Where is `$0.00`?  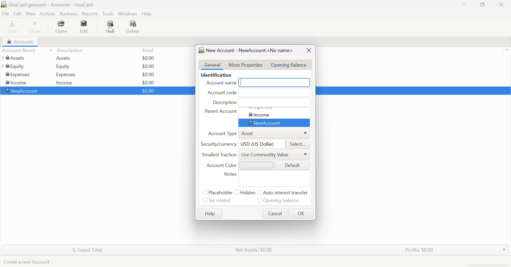 $0.00 is located at coordinates (148, 91).